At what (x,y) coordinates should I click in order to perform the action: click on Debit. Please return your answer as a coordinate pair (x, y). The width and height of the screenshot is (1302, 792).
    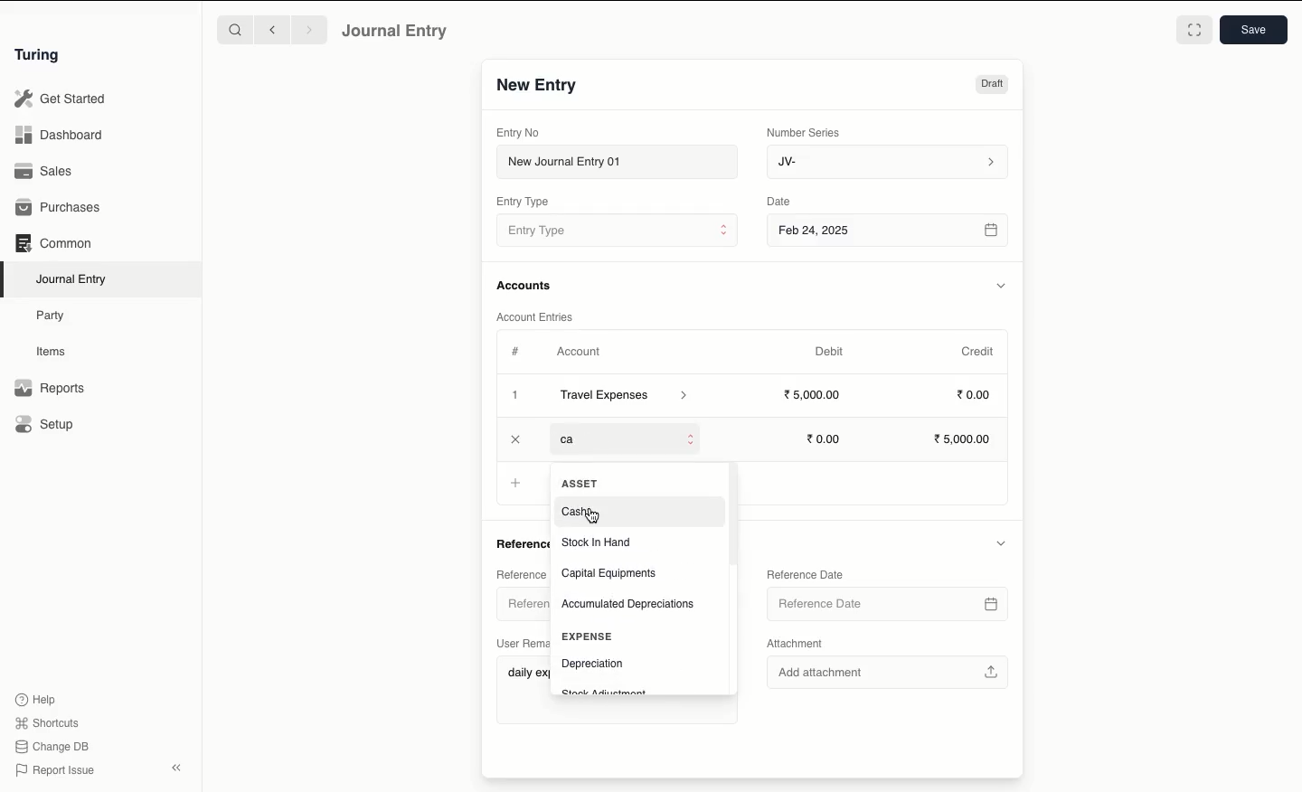
    Looking at the image, I should click on (829, 352).